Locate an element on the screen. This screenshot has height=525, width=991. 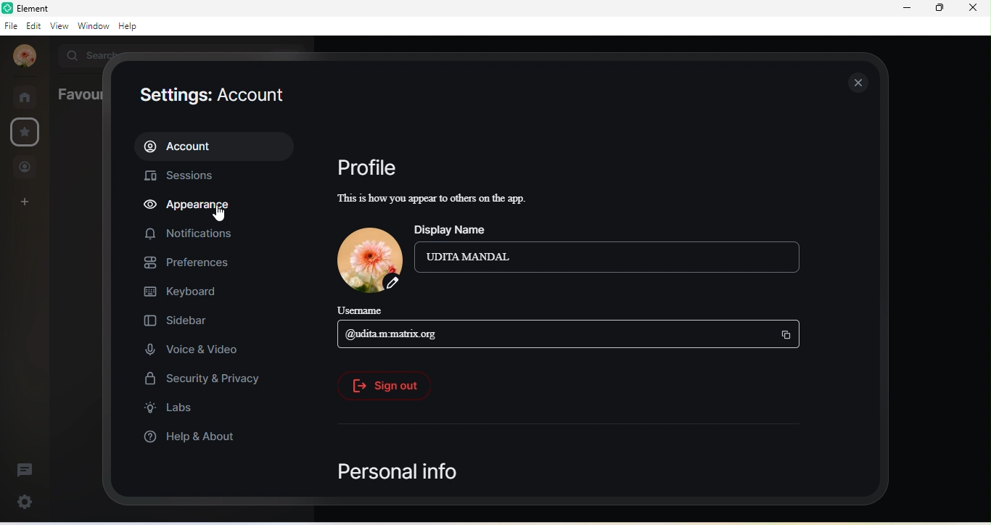
close is located at coordinates (860, 82).